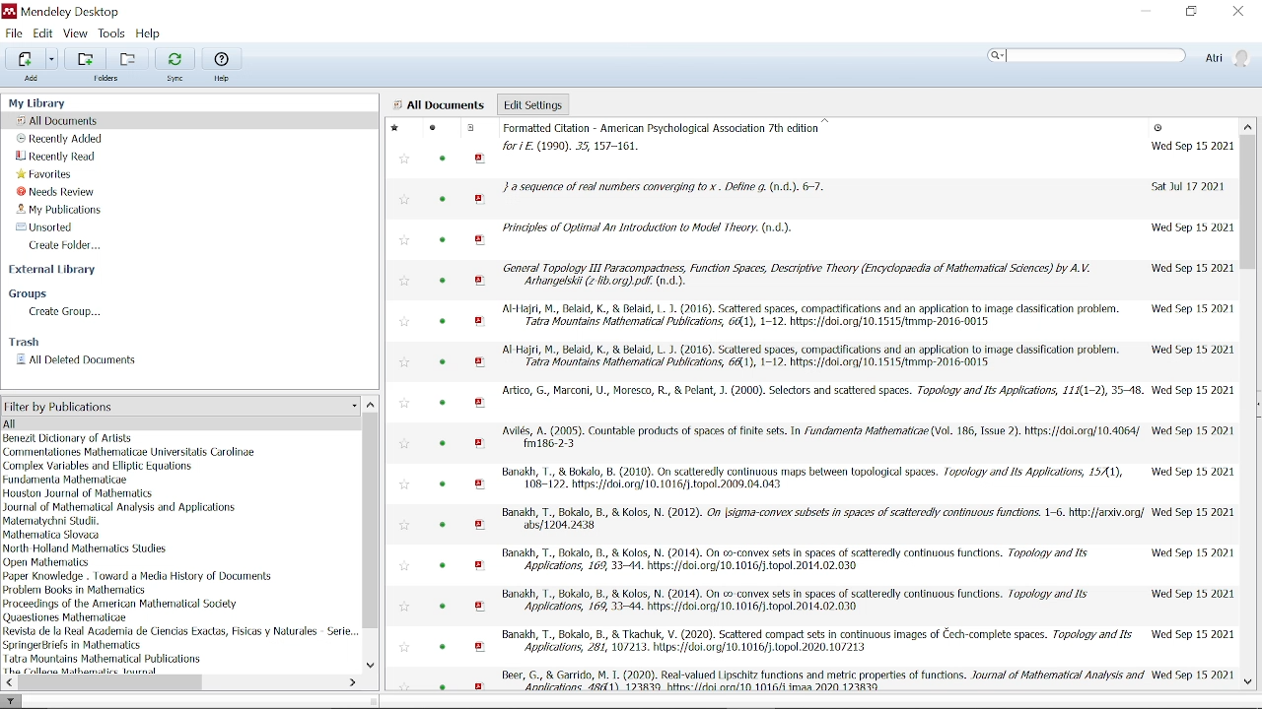 The image size is (1262, 709). What do you see at coordinates (442, 646) in the screenshot?
I see `status` at bounding box center [442, 646].